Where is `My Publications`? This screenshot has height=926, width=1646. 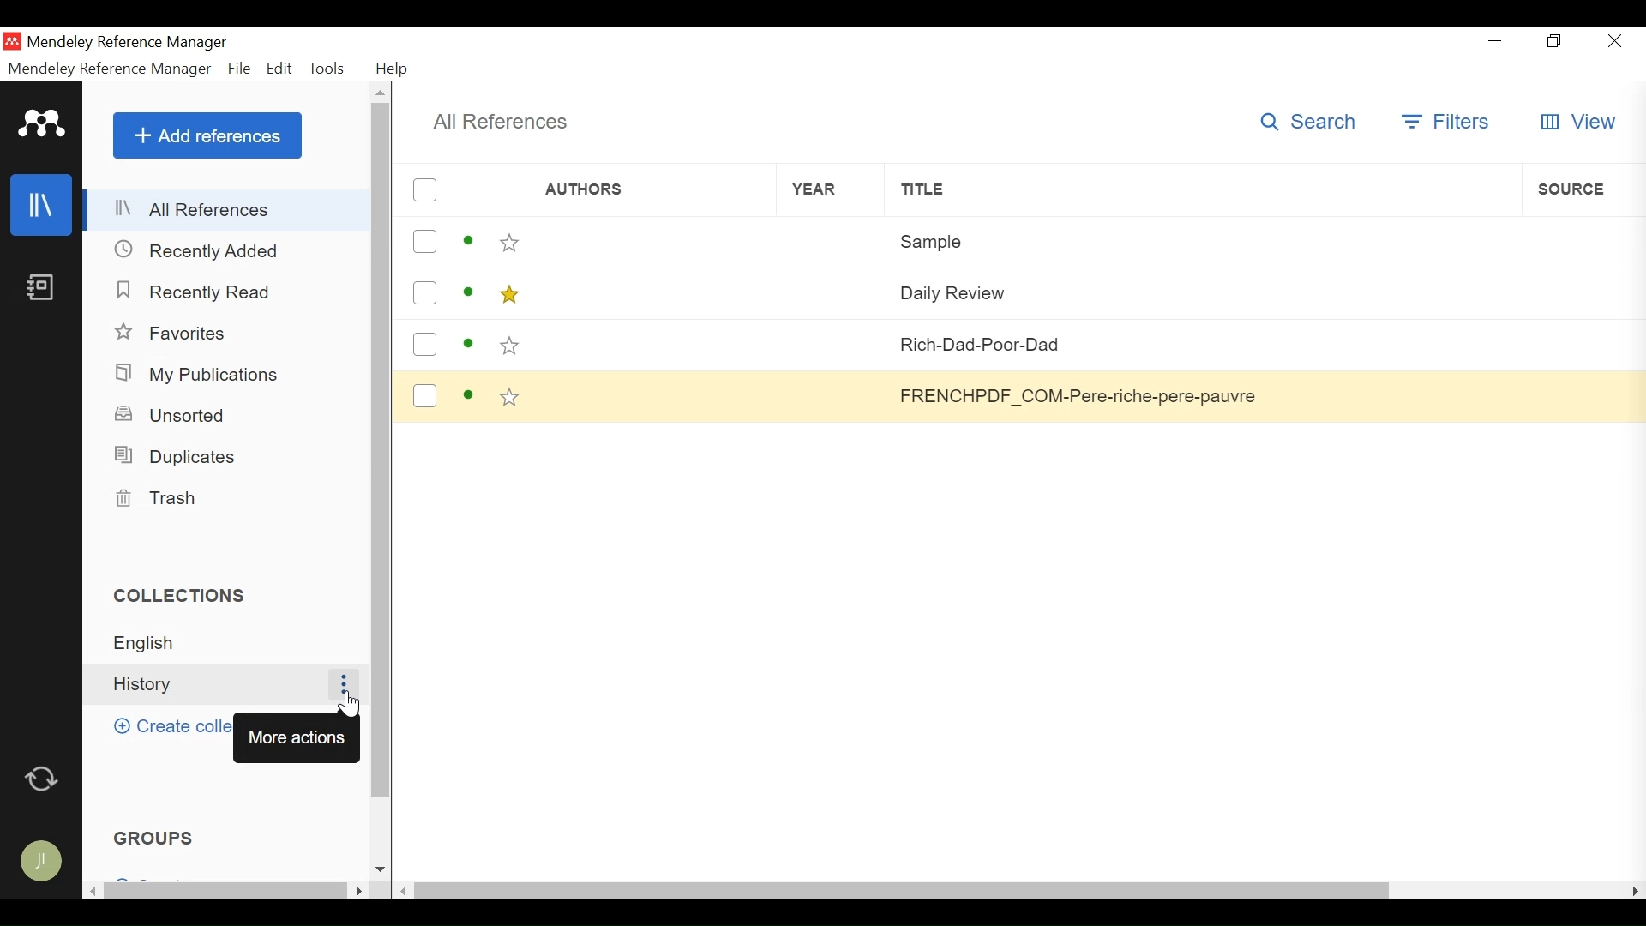 My Publications is located at coordinates (201, 375).